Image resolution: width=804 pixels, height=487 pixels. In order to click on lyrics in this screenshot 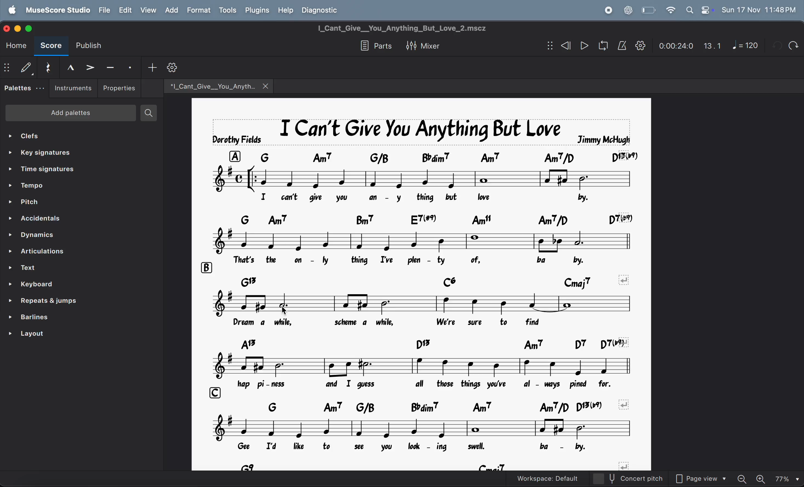, I will do `click(399, 322)`.